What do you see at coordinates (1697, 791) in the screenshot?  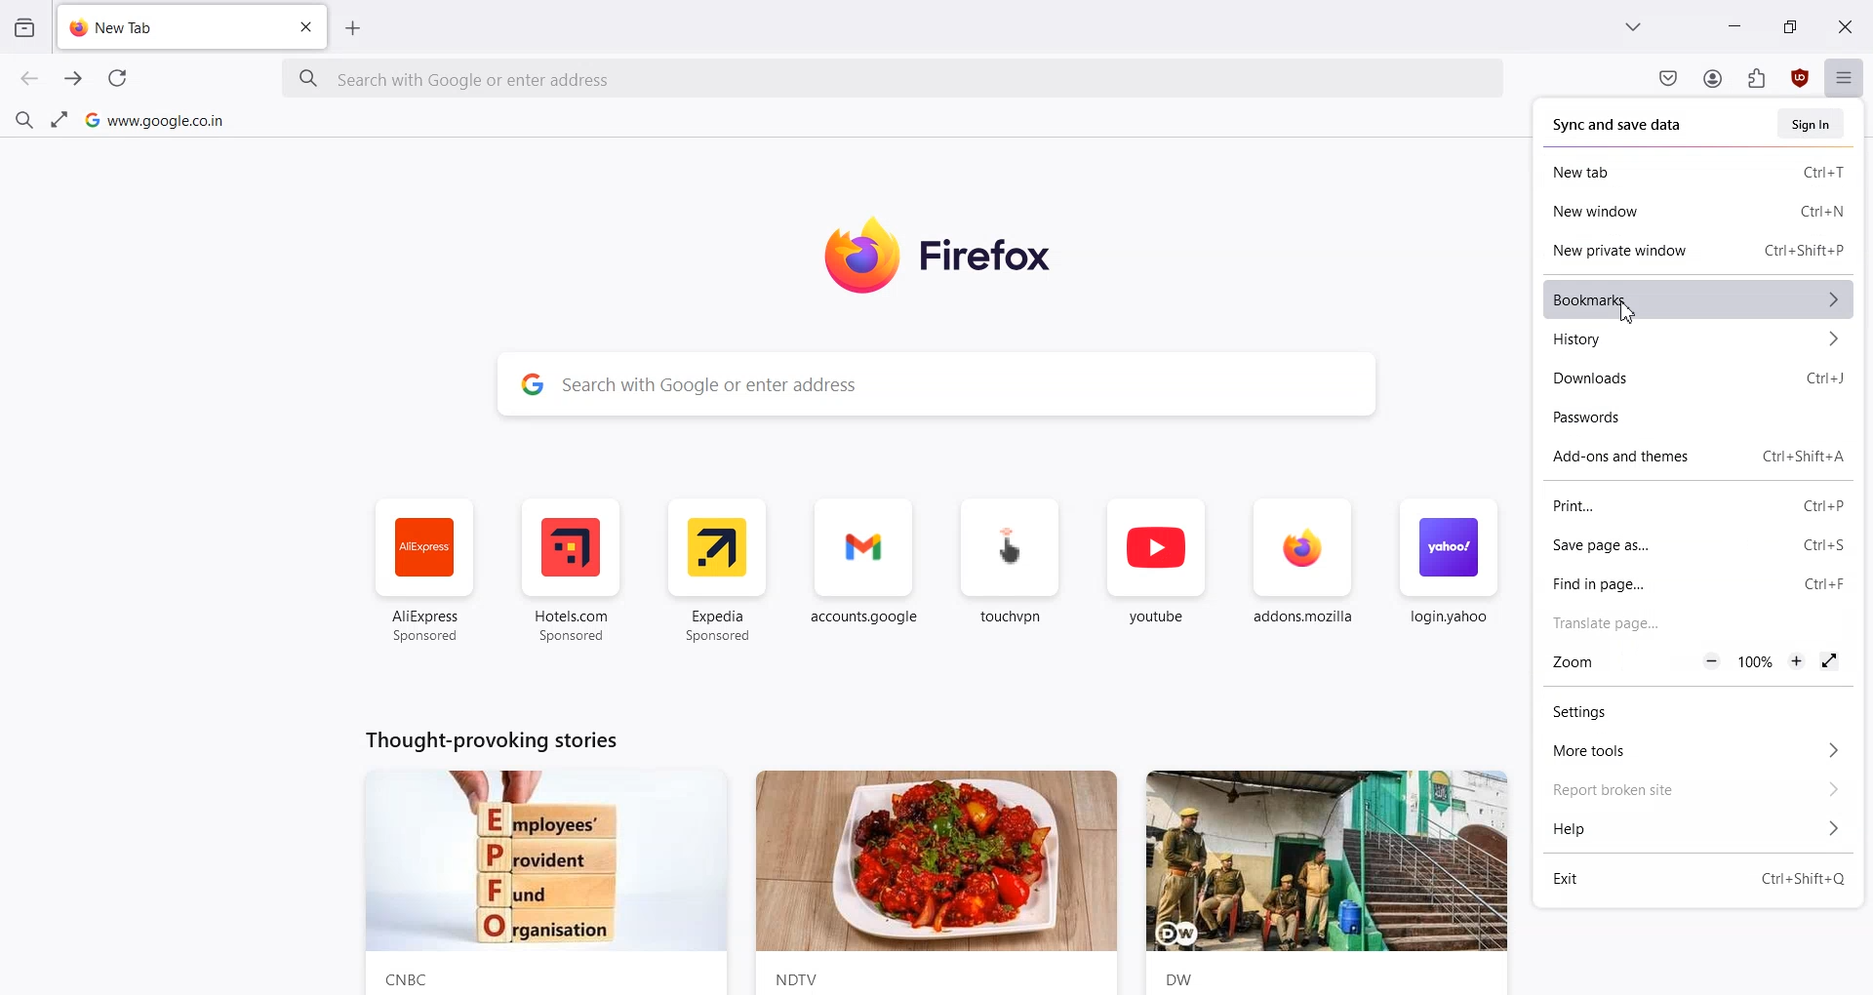 I see `Report broken site` at bounding box center [1697, 791].